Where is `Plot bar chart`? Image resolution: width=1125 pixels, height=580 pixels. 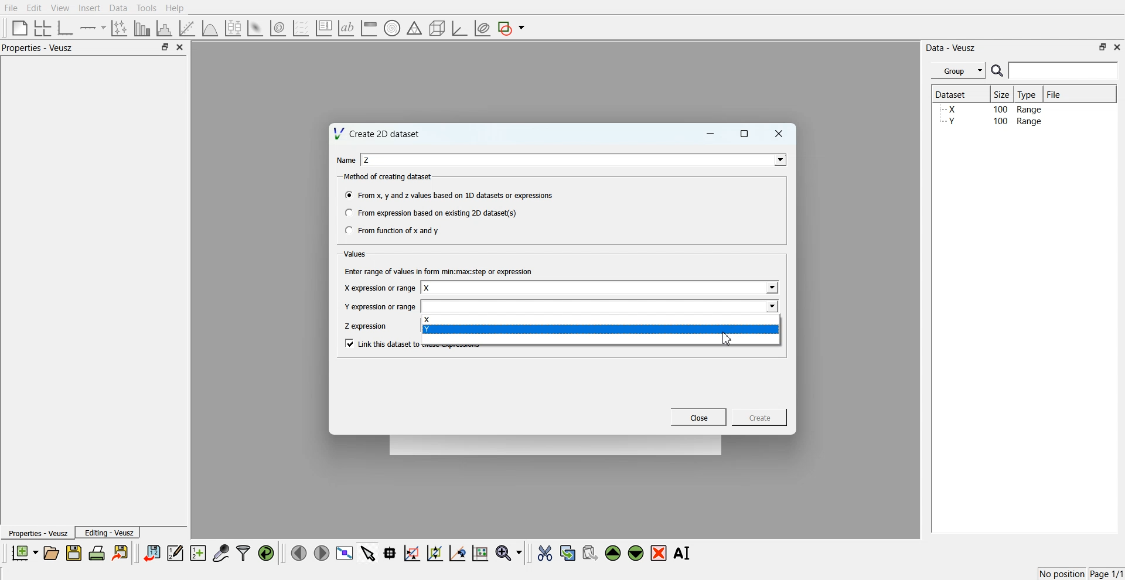
Plot bar chart is located at coordinates (142, 28).